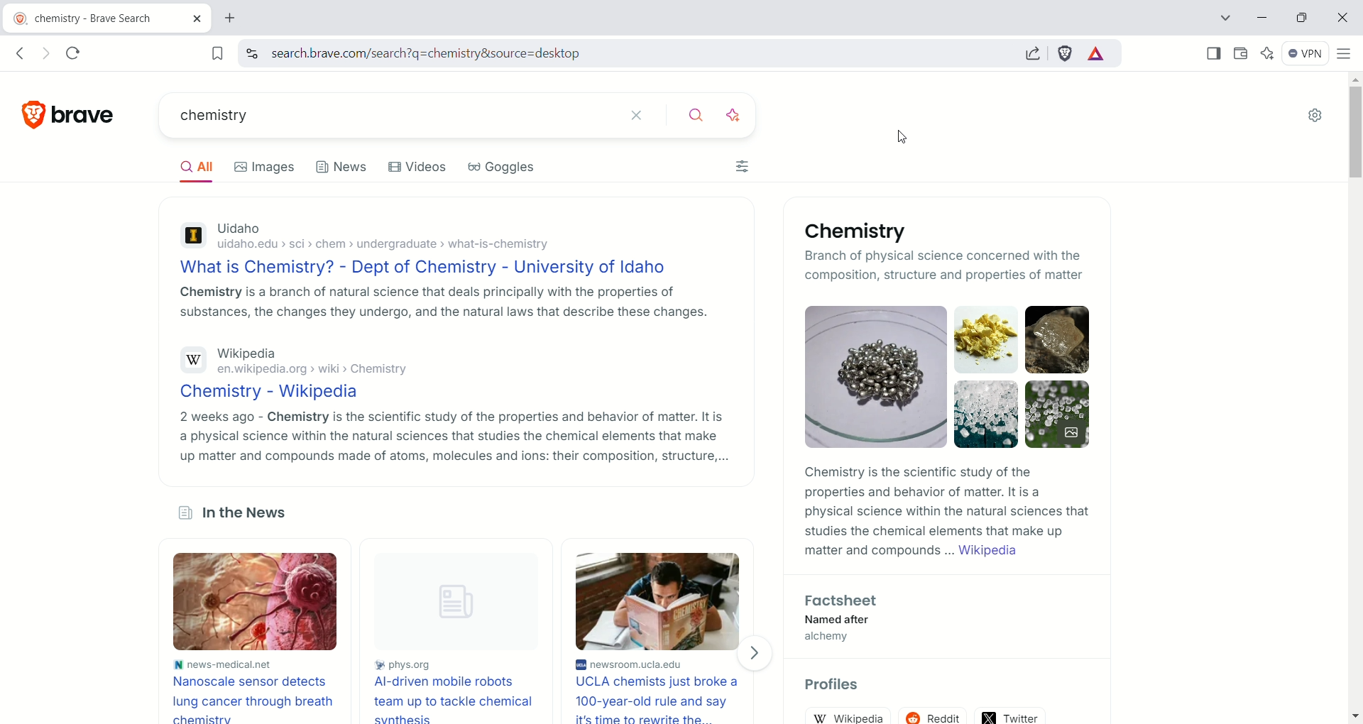 This screenshot has height=724, width=1363. I want to click on restore, so click(1302, 17).